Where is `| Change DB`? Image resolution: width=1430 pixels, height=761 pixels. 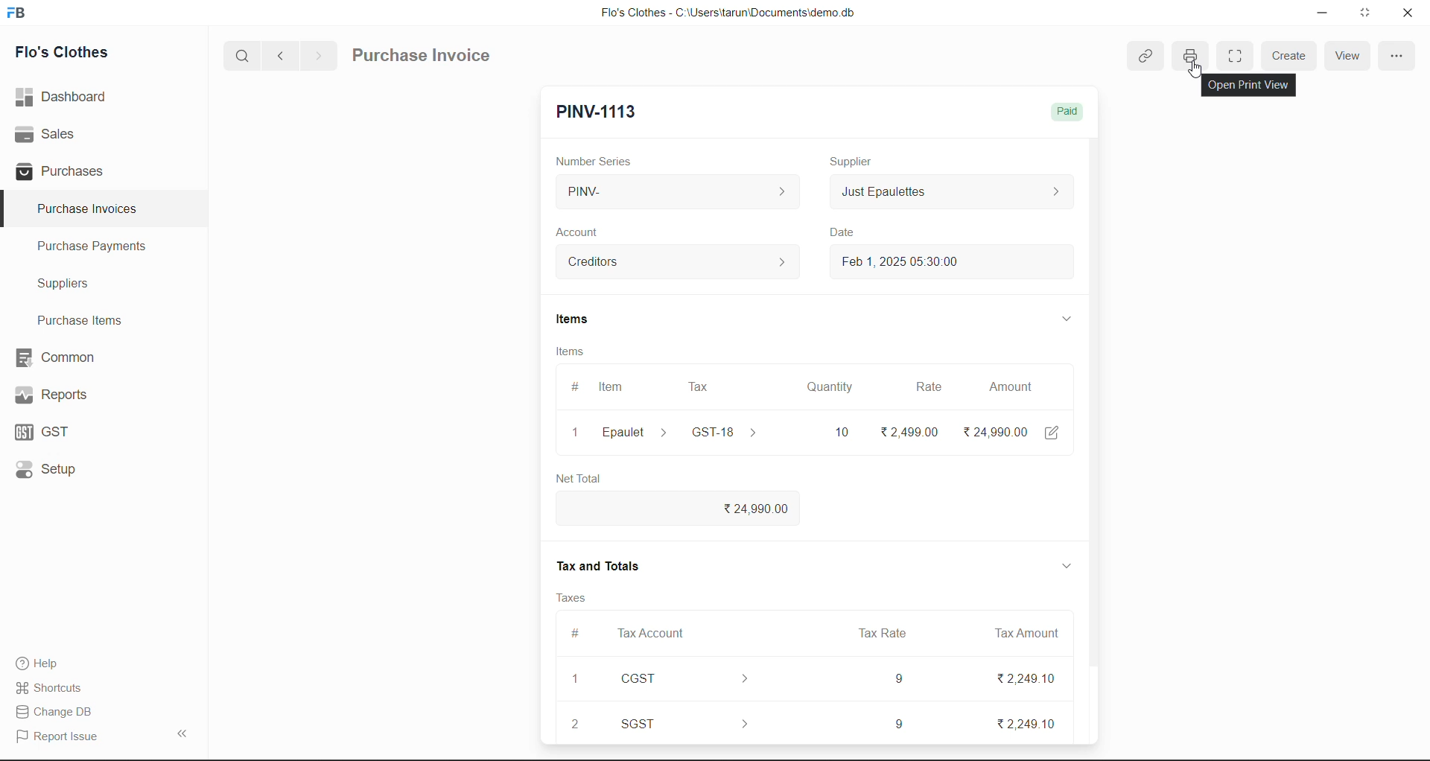 | Change DB is located at coordinates (57, 711).